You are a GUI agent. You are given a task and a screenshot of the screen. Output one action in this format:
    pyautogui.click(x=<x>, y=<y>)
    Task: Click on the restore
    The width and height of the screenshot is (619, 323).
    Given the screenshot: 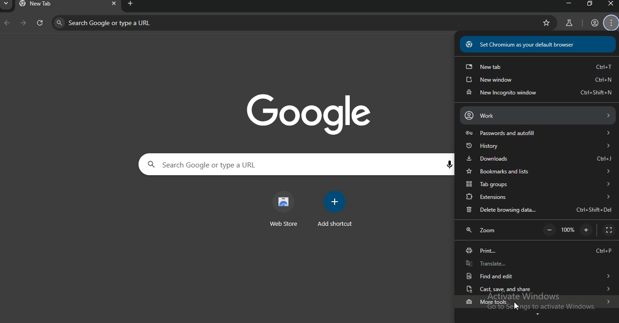 What is the action you would take?
    pyautogui.click(x=590, y=4)
    